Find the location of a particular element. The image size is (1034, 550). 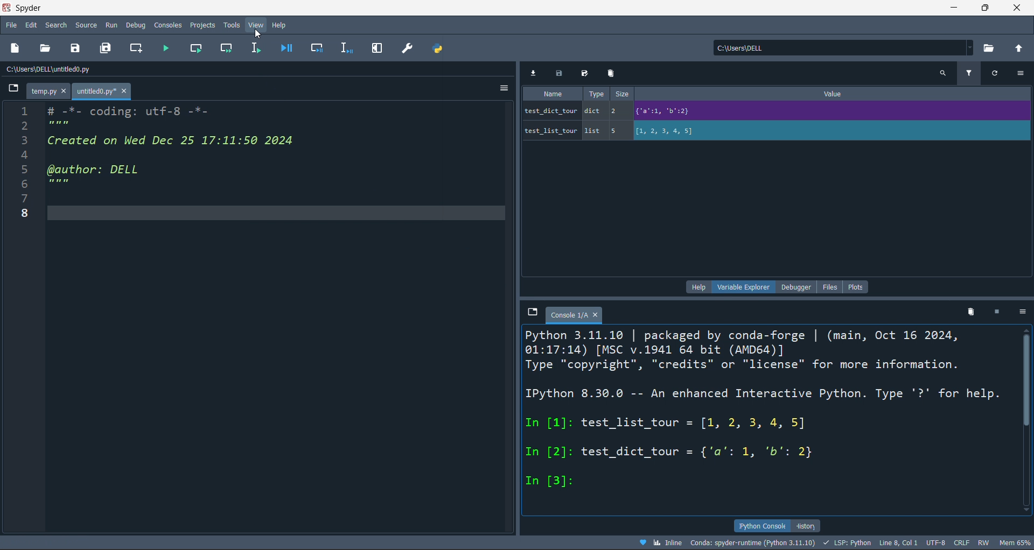

file is located at coordinates (827, 286).